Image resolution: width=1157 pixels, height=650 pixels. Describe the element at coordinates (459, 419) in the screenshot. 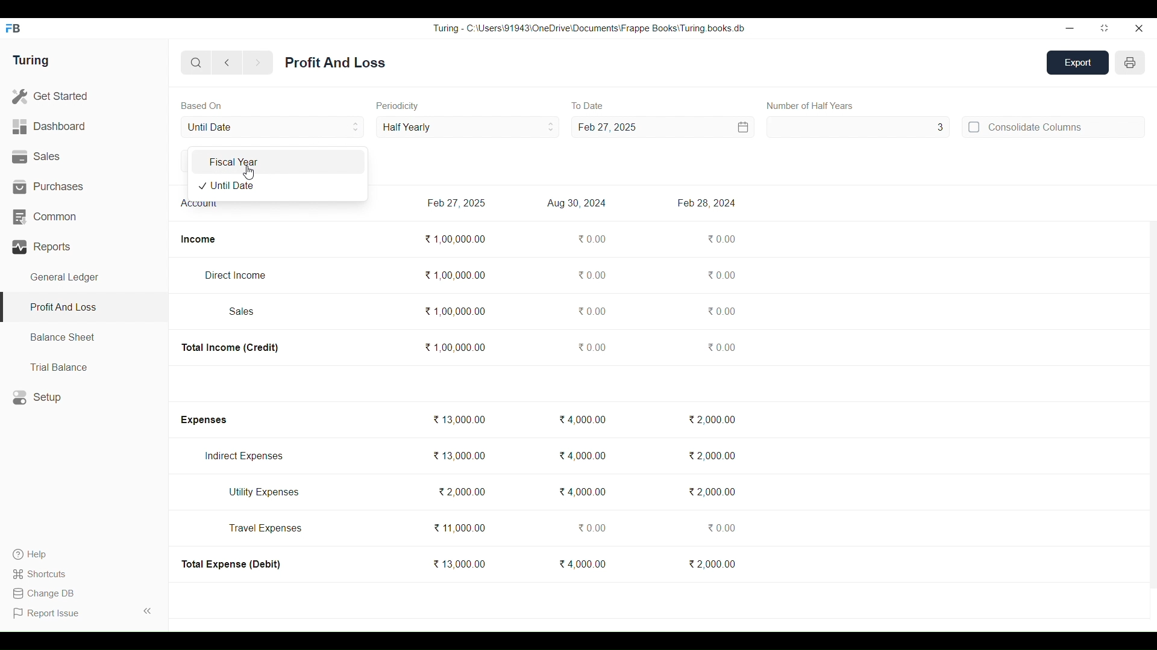

I see `13,000.00` at that location.